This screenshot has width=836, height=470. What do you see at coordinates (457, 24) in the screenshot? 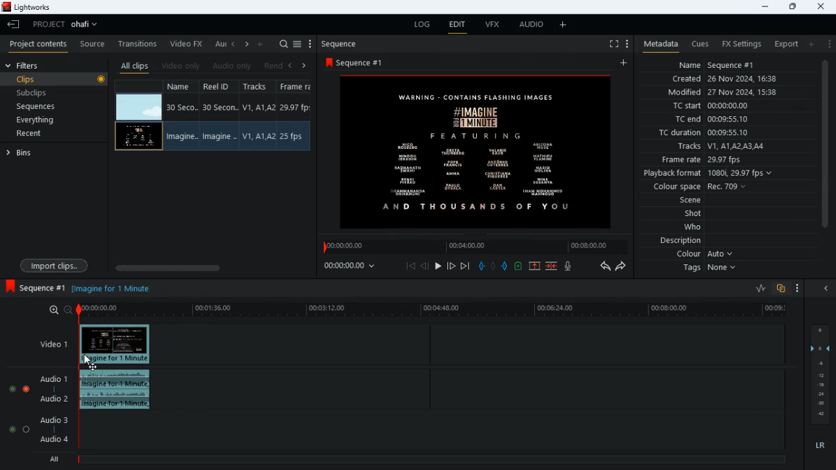
I see `edit` at bounding box center [457, 24].